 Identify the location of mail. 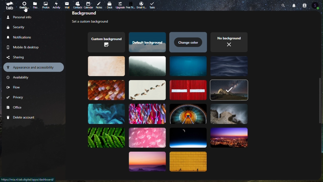
(67, 5).